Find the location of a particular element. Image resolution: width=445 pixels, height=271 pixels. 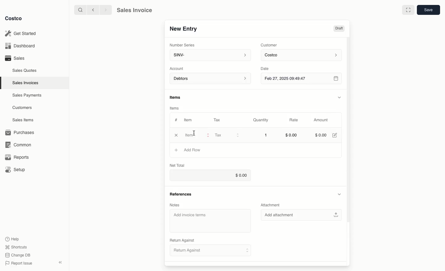

Reports is located at coordinates (16, 157).